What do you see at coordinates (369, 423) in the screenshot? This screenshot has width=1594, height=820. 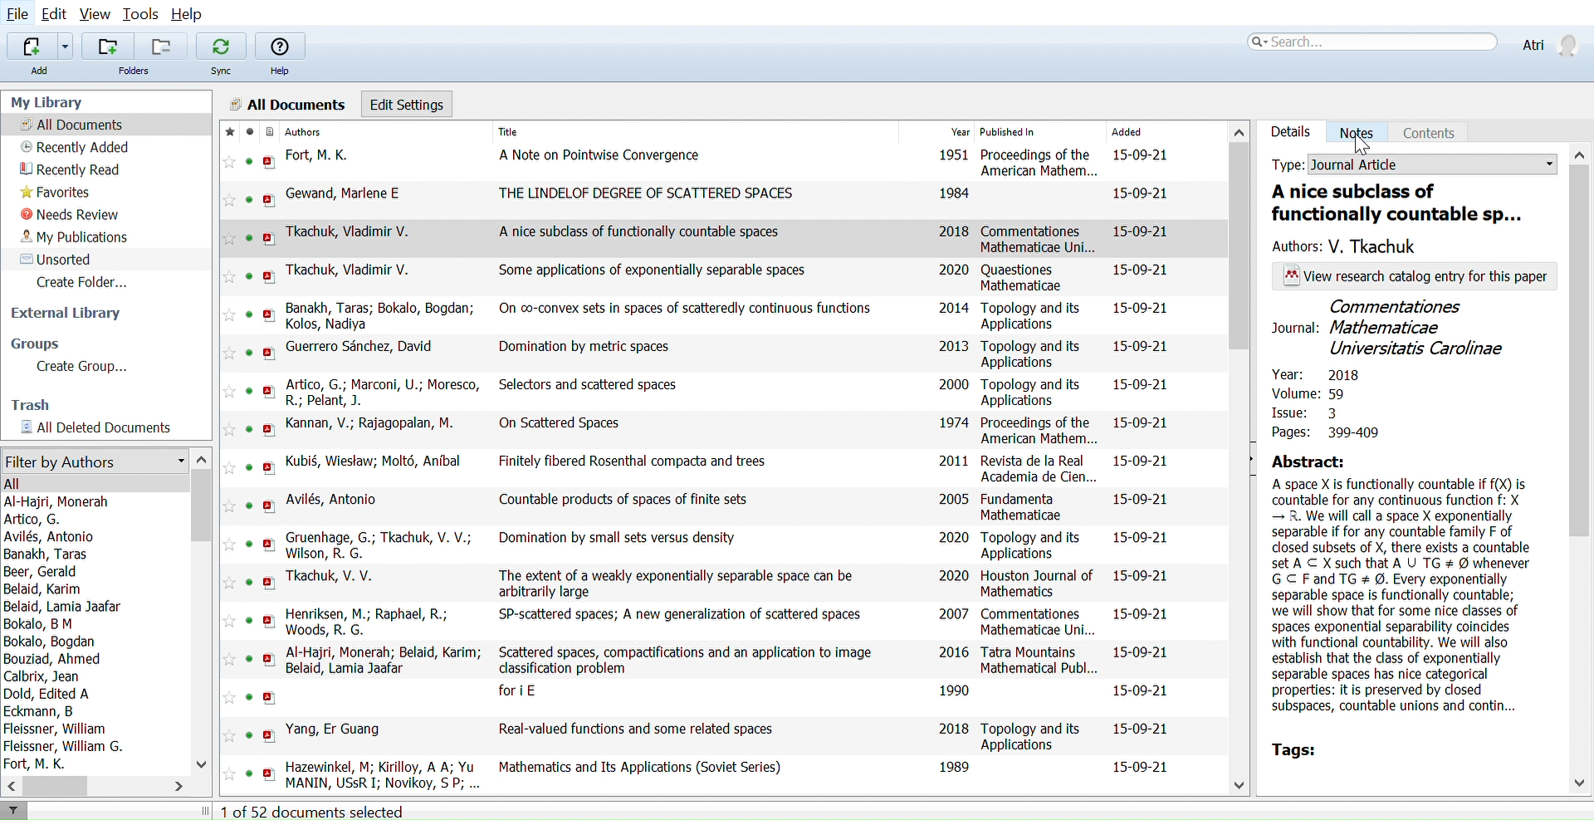 I see `Kannan, V.; Rajagopalan, M.` at bounding box center [369, 423].